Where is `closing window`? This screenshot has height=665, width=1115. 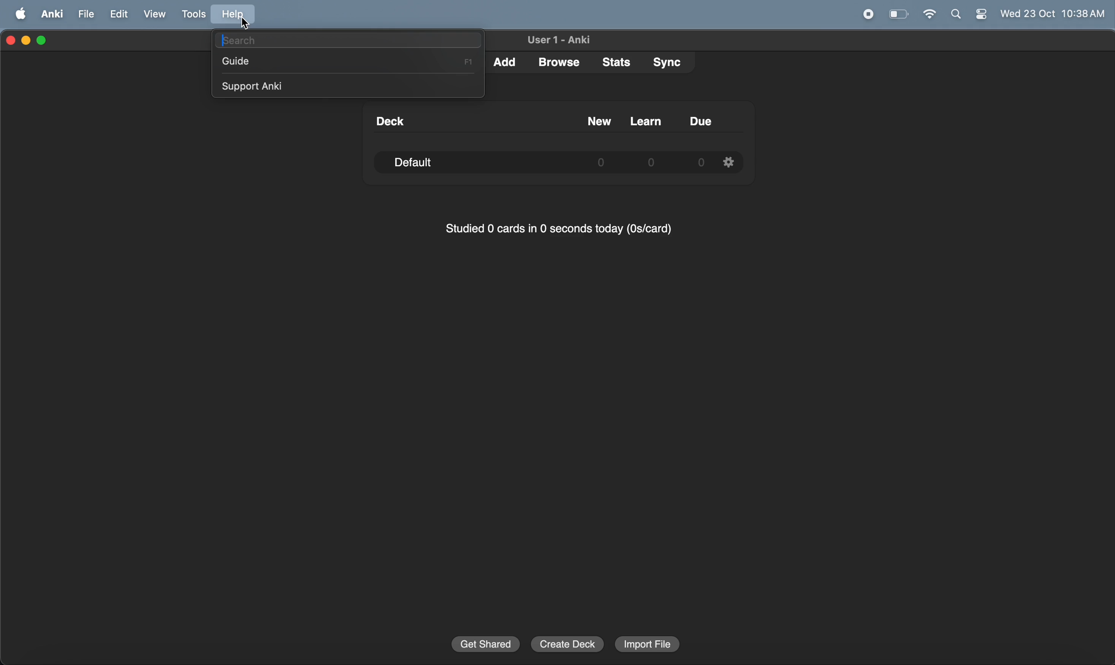 closing window is located at coordinates (11, 41).